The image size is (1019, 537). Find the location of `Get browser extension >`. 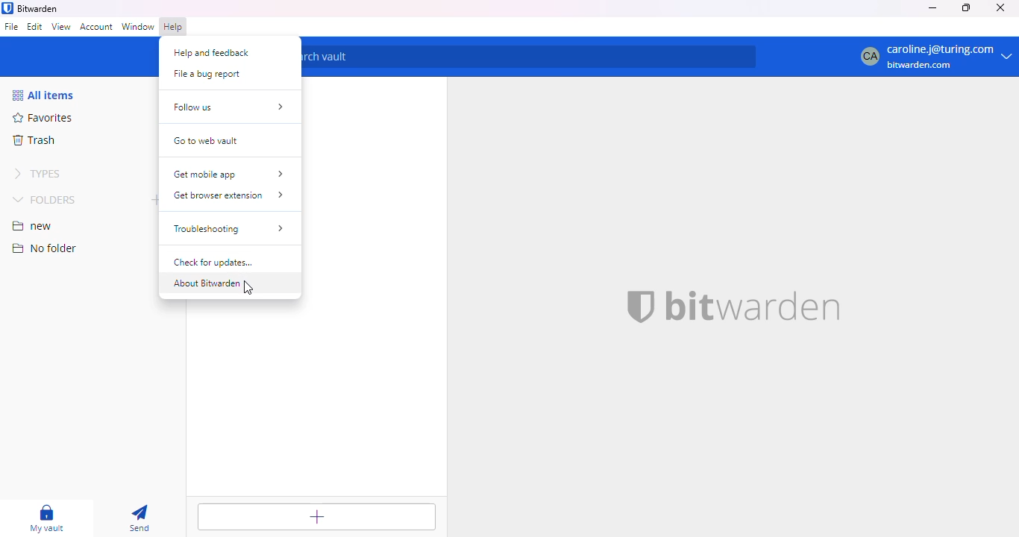

Get browser extension > is located at coordinates (229, 196).